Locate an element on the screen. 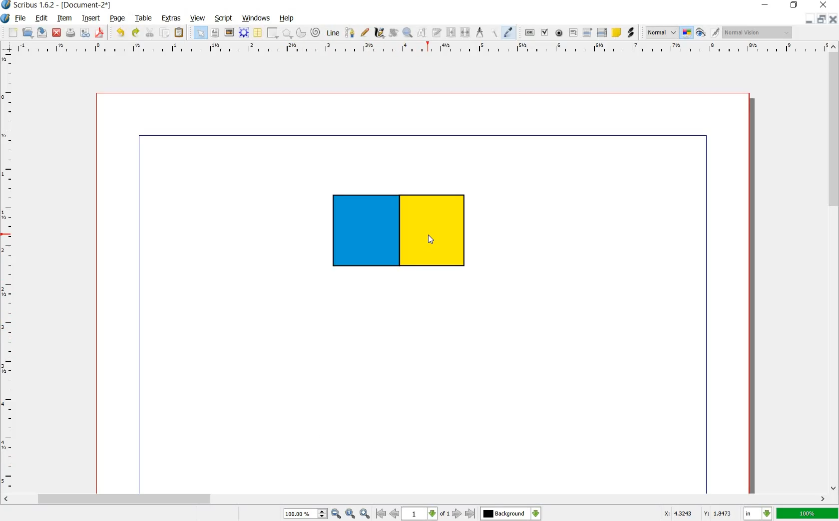 This screenshot has width=839, height=521. zoom in is located at coordinates (364, 513).